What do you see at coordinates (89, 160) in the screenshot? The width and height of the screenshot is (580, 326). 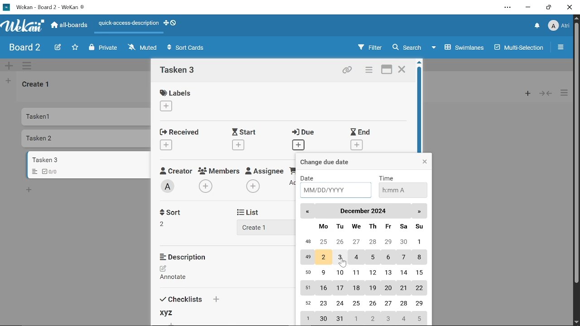 I see `Card titled "Tasken 3"` at bounding box center [89, 160].